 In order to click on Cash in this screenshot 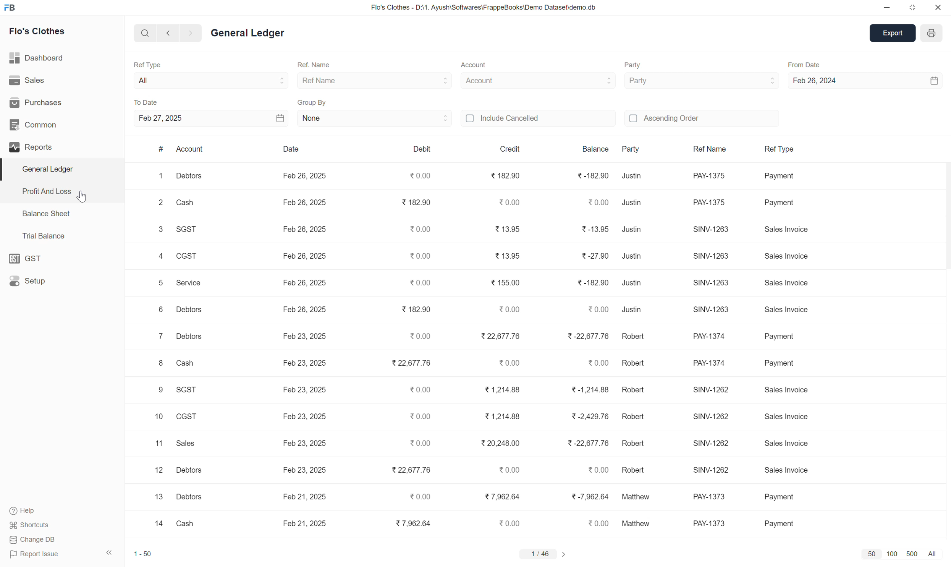, I will do `click(187, 526)`.